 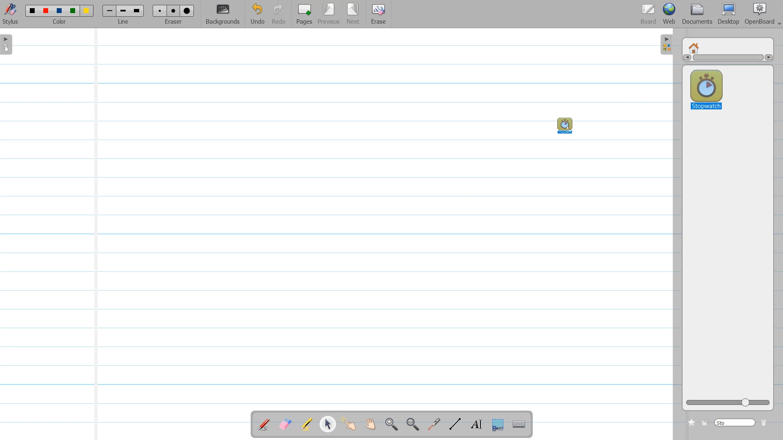 What do you see at coordinates (765, 422) in the screenshot?
I see `Delete` at bounding box center [765, 422].